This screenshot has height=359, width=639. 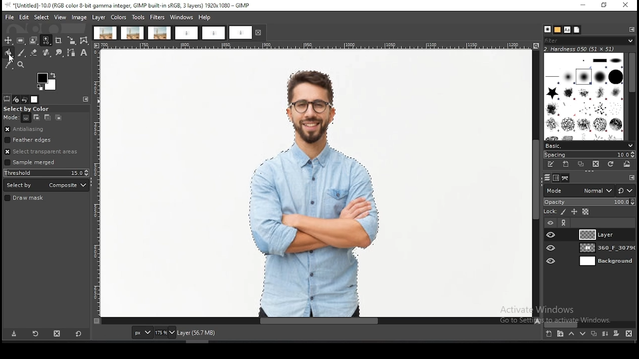 I want to click on delete brush, so click(x=596, y=165).